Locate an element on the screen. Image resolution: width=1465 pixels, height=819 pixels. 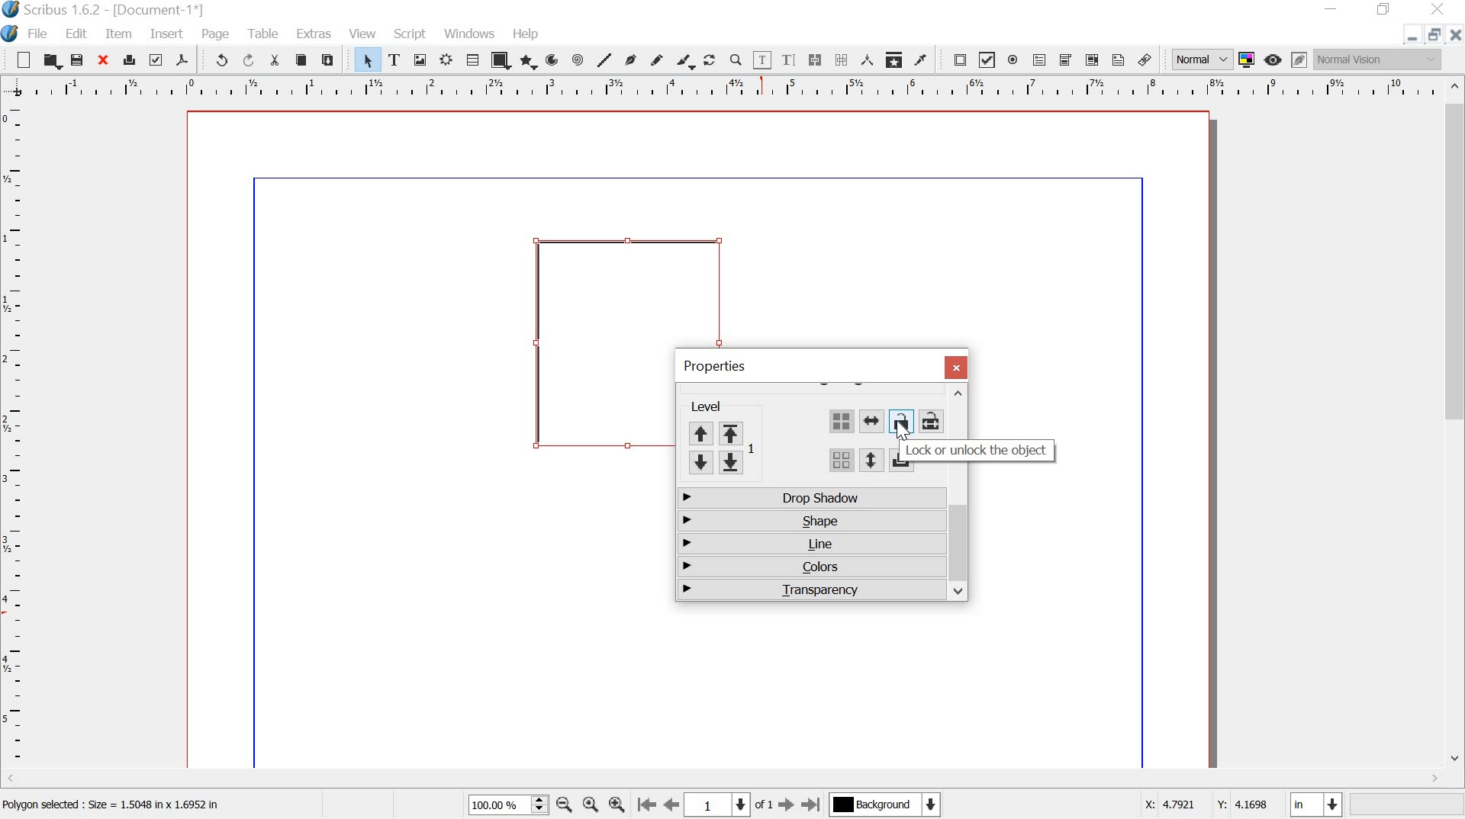
link text frames is located at coordinates (815, 60).